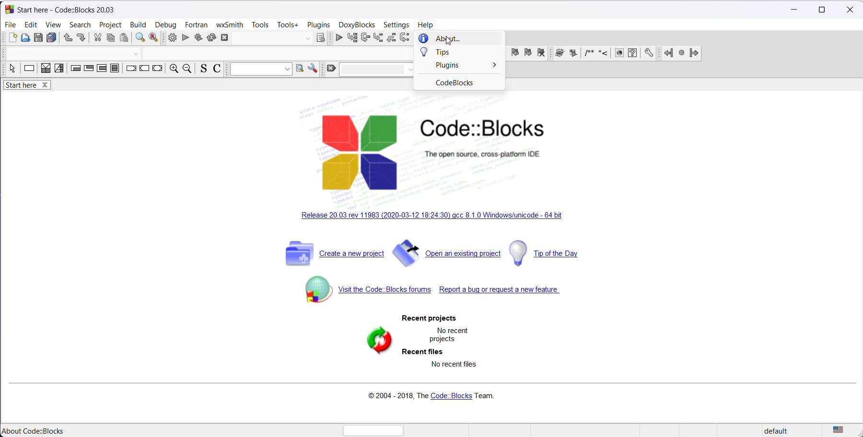 This screenshot has width=863, height=437. What do you see at coordinates (217, 69) in the screenshot?
I see `toggle comments ` at bounding box center [217, 69].